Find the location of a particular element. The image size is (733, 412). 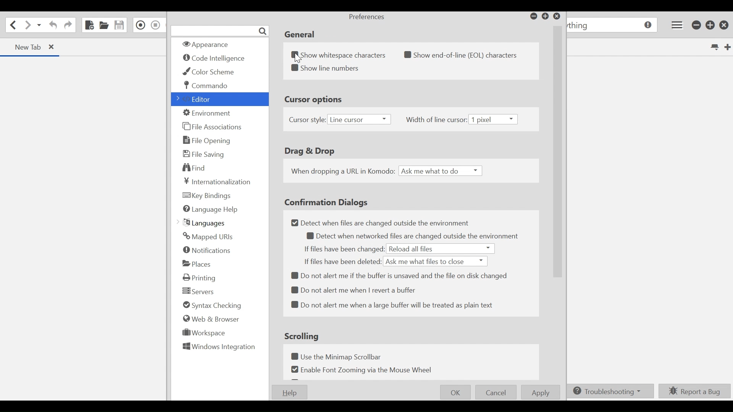

Workspace is located at coordinates (205, 333).